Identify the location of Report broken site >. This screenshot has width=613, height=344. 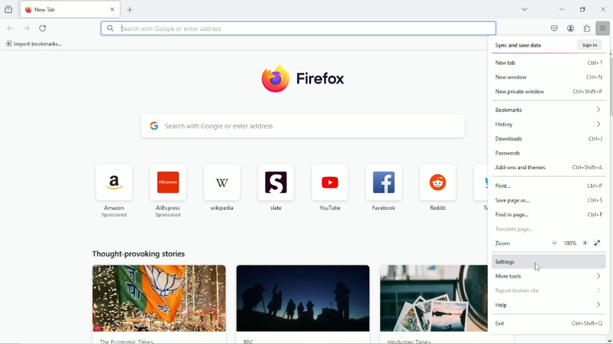
(548, 291).